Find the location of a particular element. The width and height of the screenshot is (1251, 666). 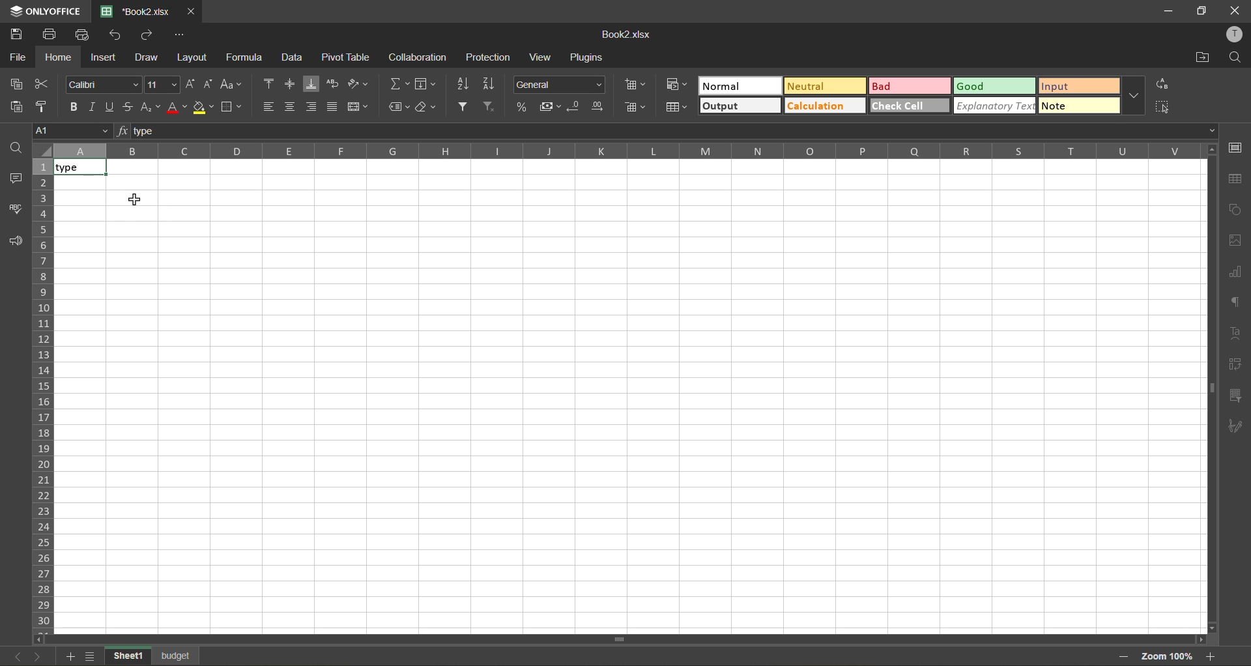

decrement size is located at coordinates (210, 84).